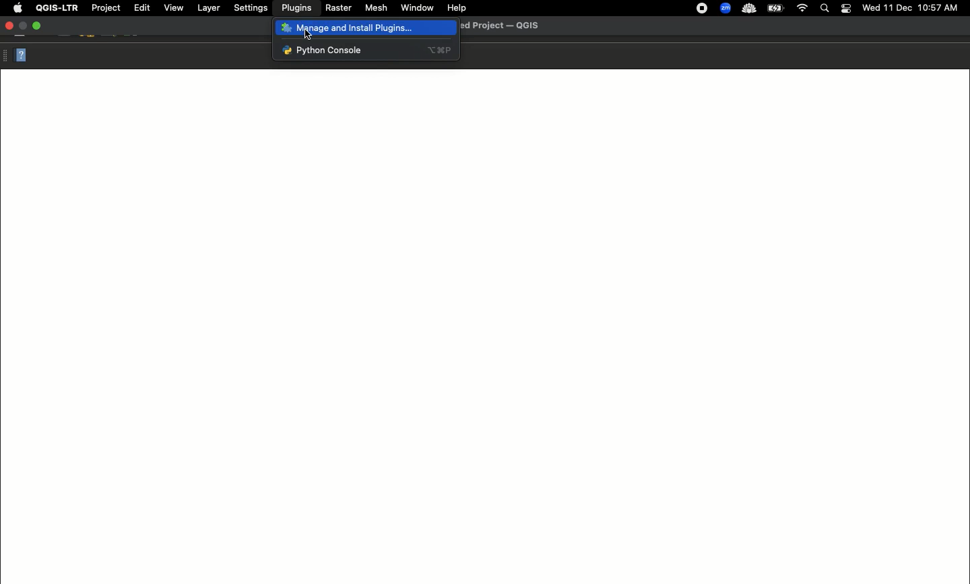  Describe the element at coordinates (141, 7) in the screenshot. I see `Edit` at that location.